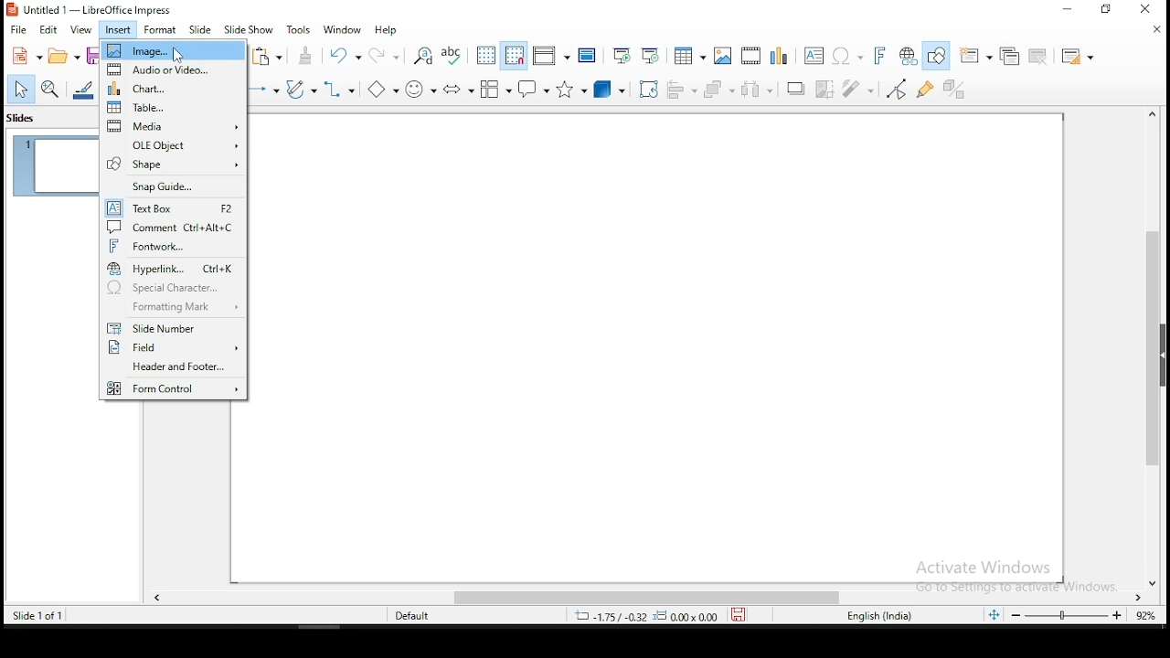 Image resolution: width=1170 pixels, height=658 pixels. I want to click on , so click(459, 89).